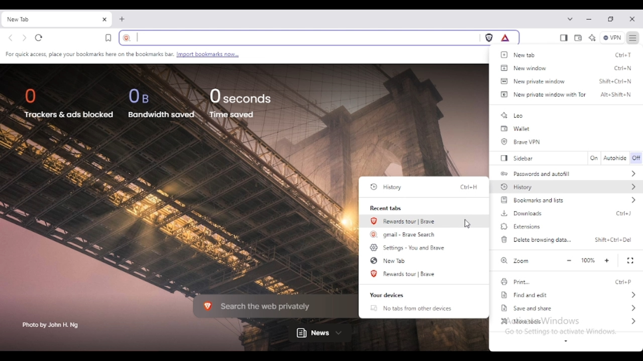 This screenshot has width=643, height=361. What do you see at coordinates (616, 94) in the screenshot?
I see `shortcut for new window with Tor` at bounding box center [616, 94].